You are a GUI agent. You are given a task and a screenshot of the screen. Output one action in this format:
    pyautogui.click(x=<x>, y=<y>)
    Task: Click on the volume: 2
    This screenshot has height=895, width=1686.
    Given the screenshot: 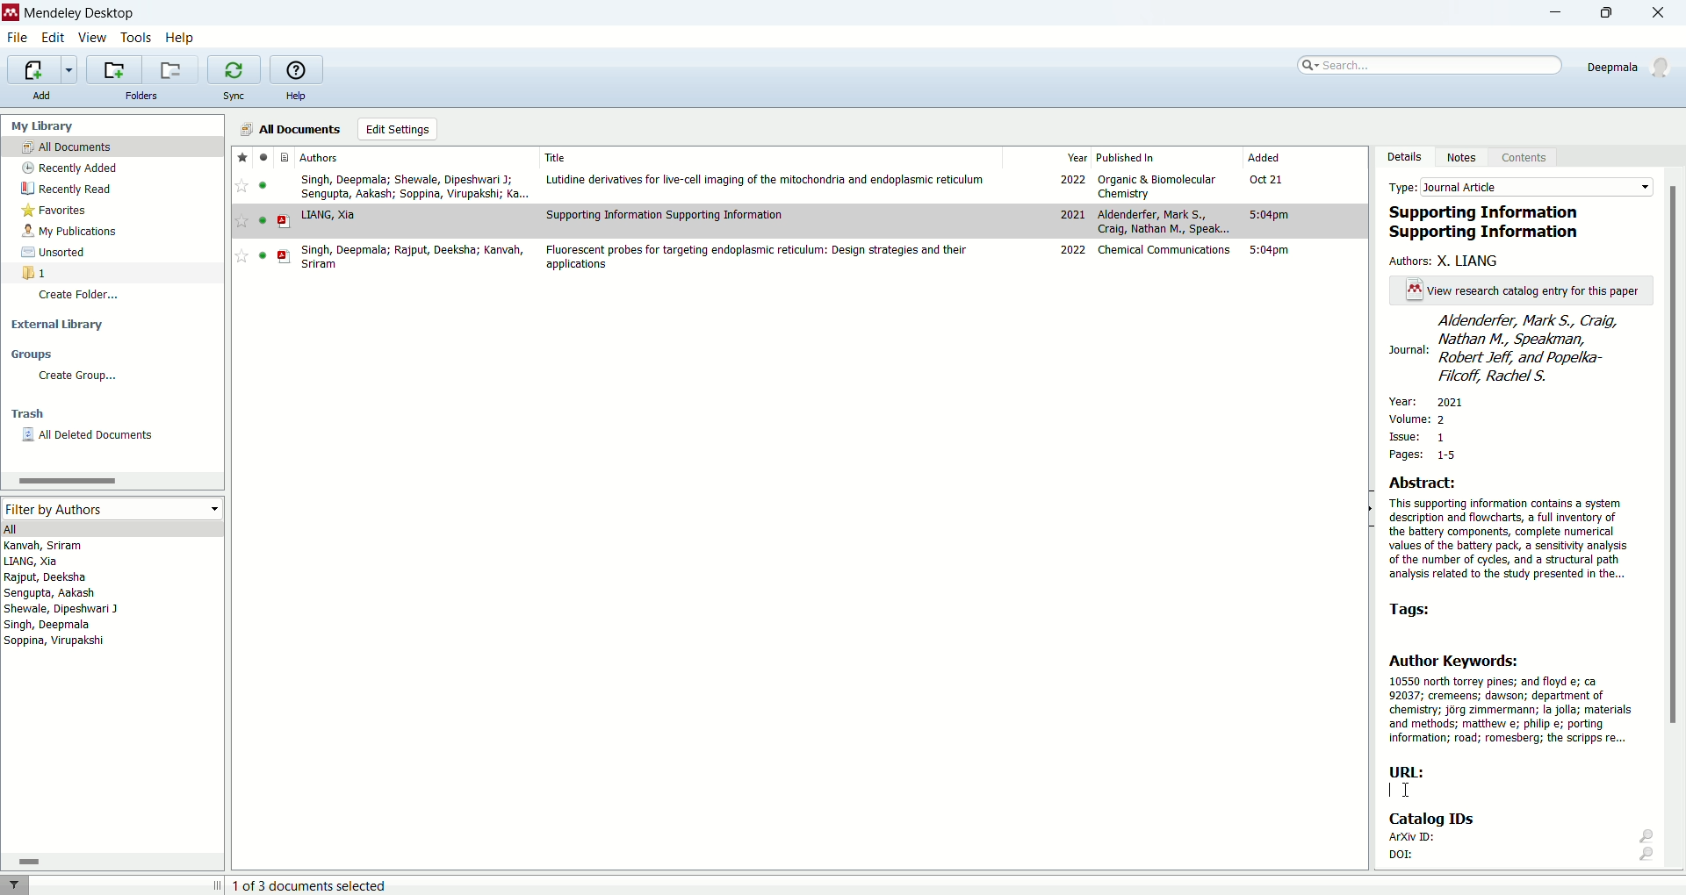 What is the action you would take?
    pyautogui.click(x=1421, y=416)
    